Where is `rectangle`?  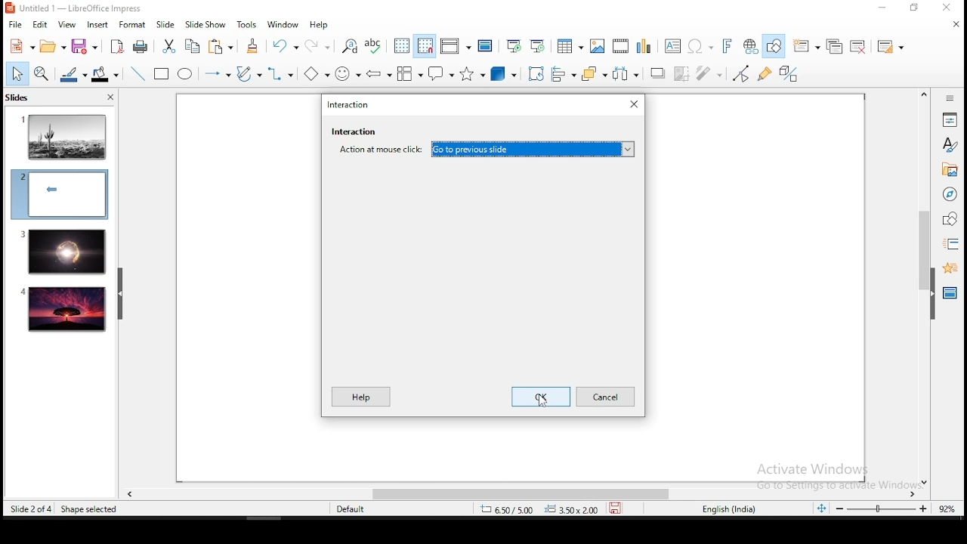 rectangle is located at coordinates (162, 75).